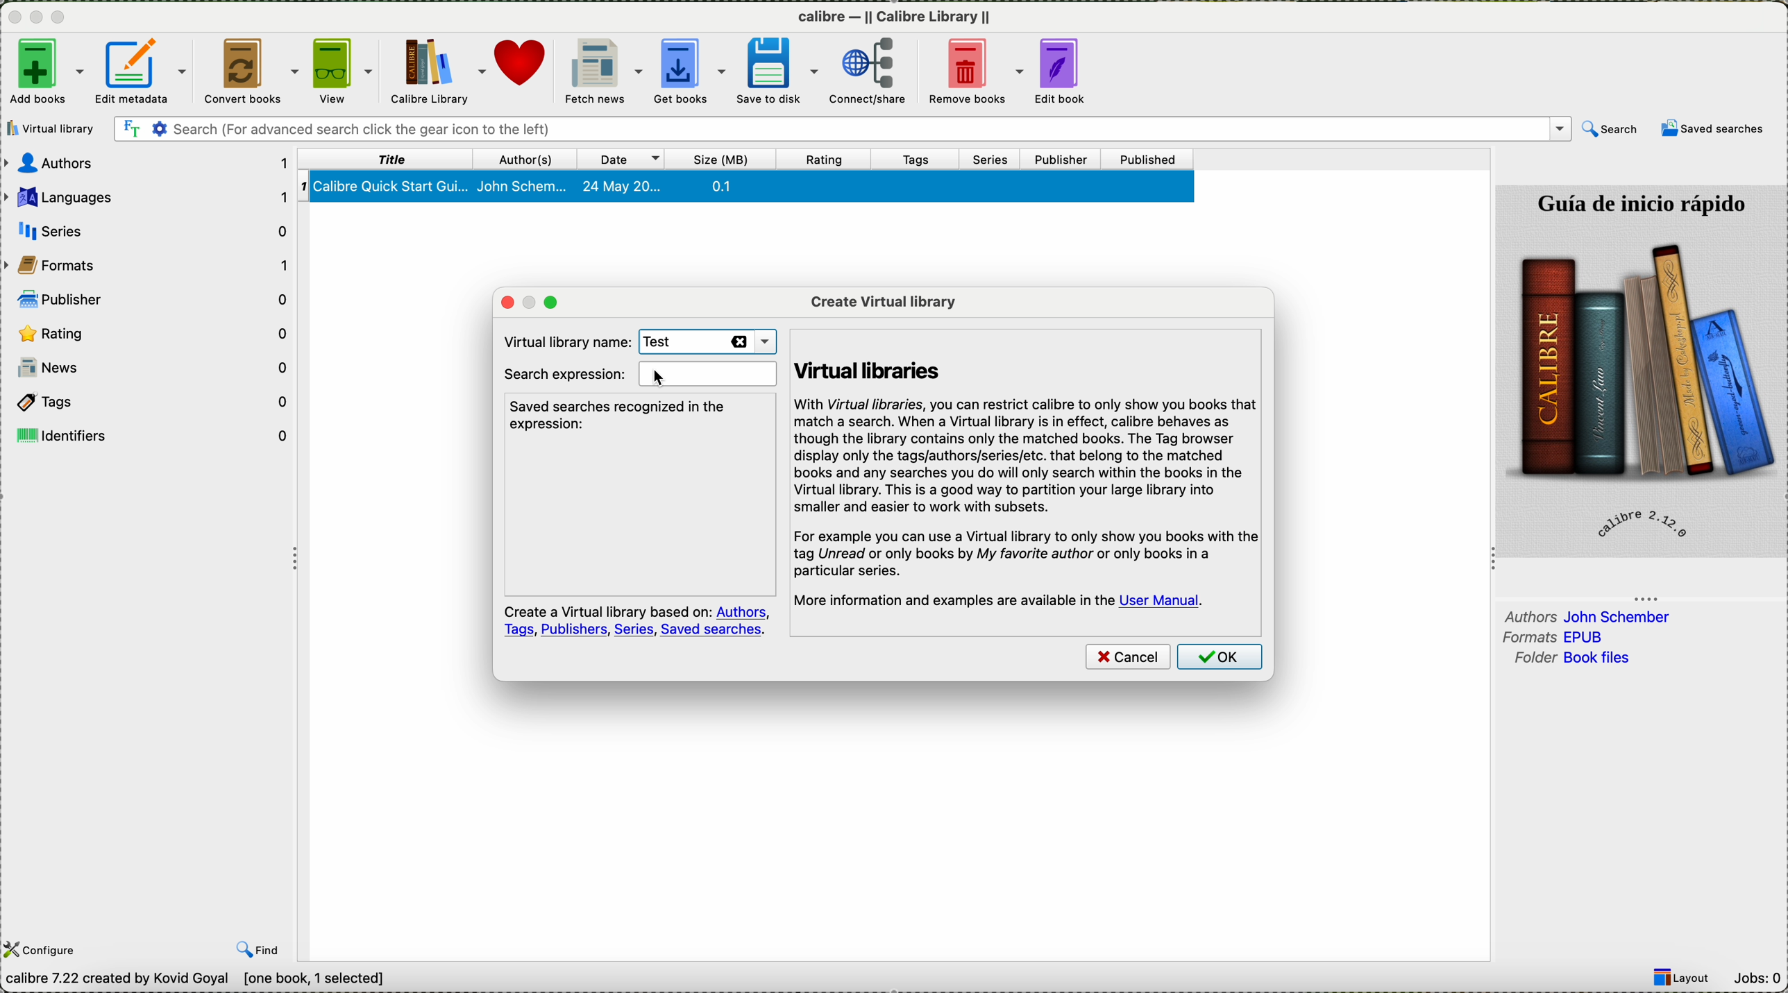 This screenshot has height=993, width=1788. Describe the element at coordinates (722, 159) in the screenshot. I see `size` at that location.